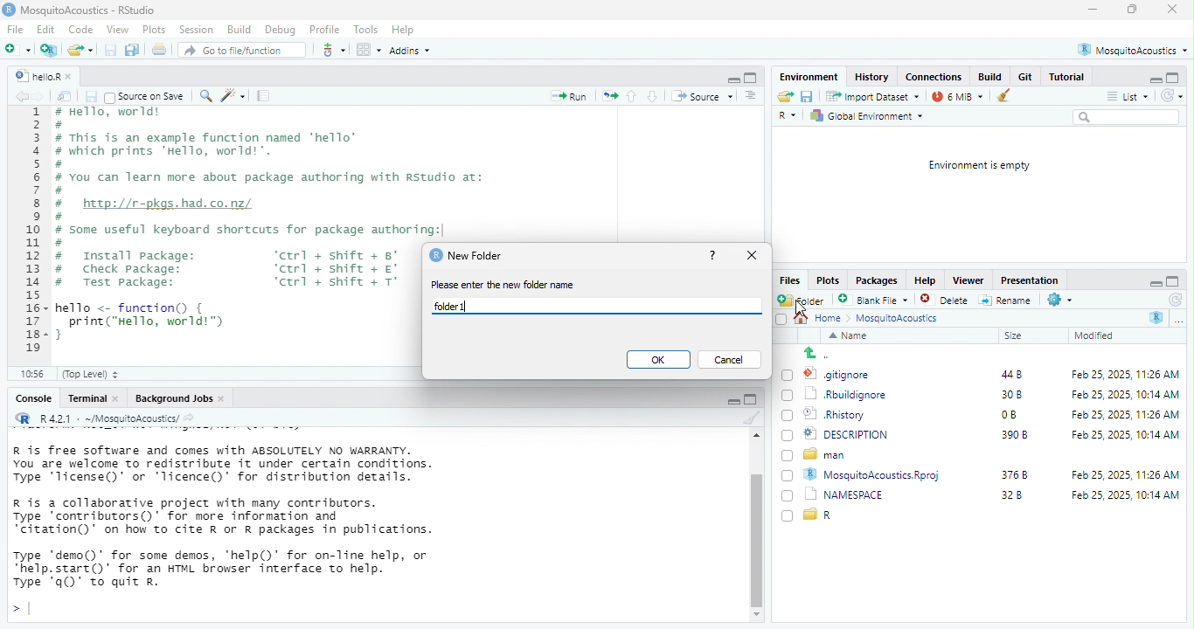 The width and height of the screenshot is (1194, 629). I want to click on checkbox, so click(787, 436).